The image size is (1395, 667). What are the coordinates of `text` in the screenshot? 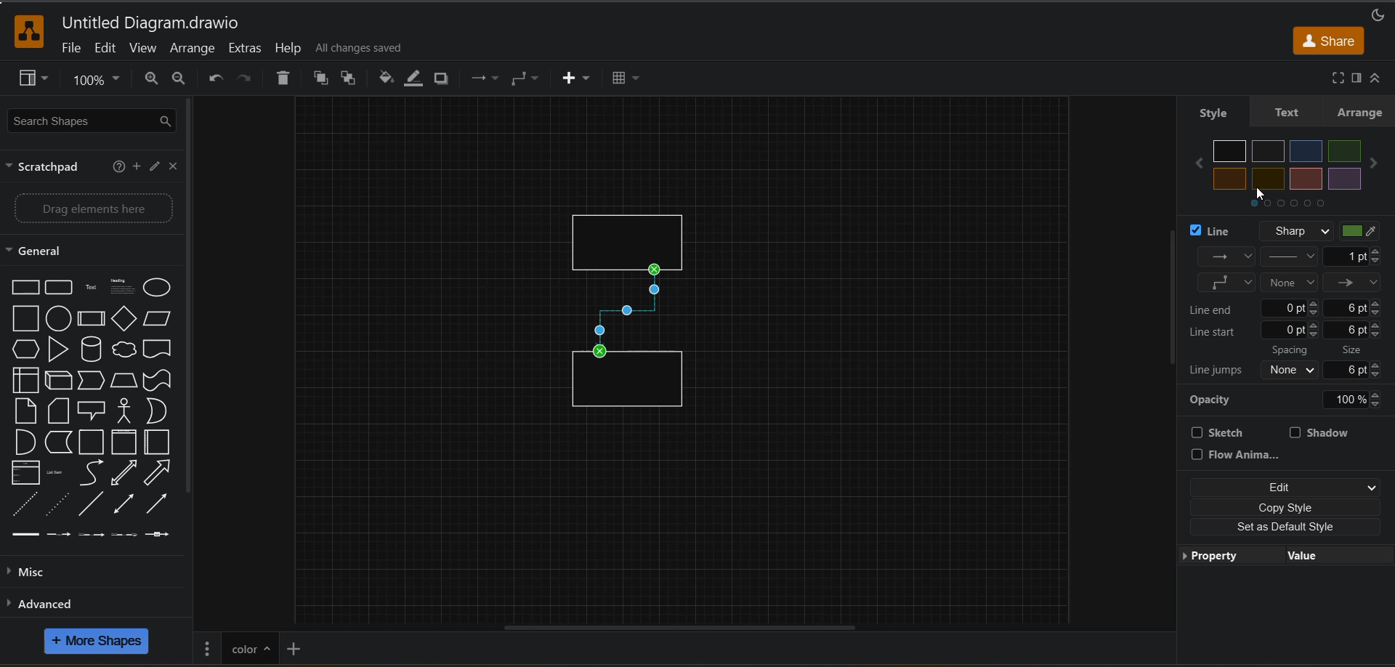 It's located at (1284, 112).